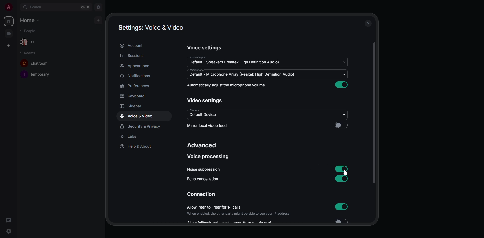  I want to click on drop down, so click(345, 115).